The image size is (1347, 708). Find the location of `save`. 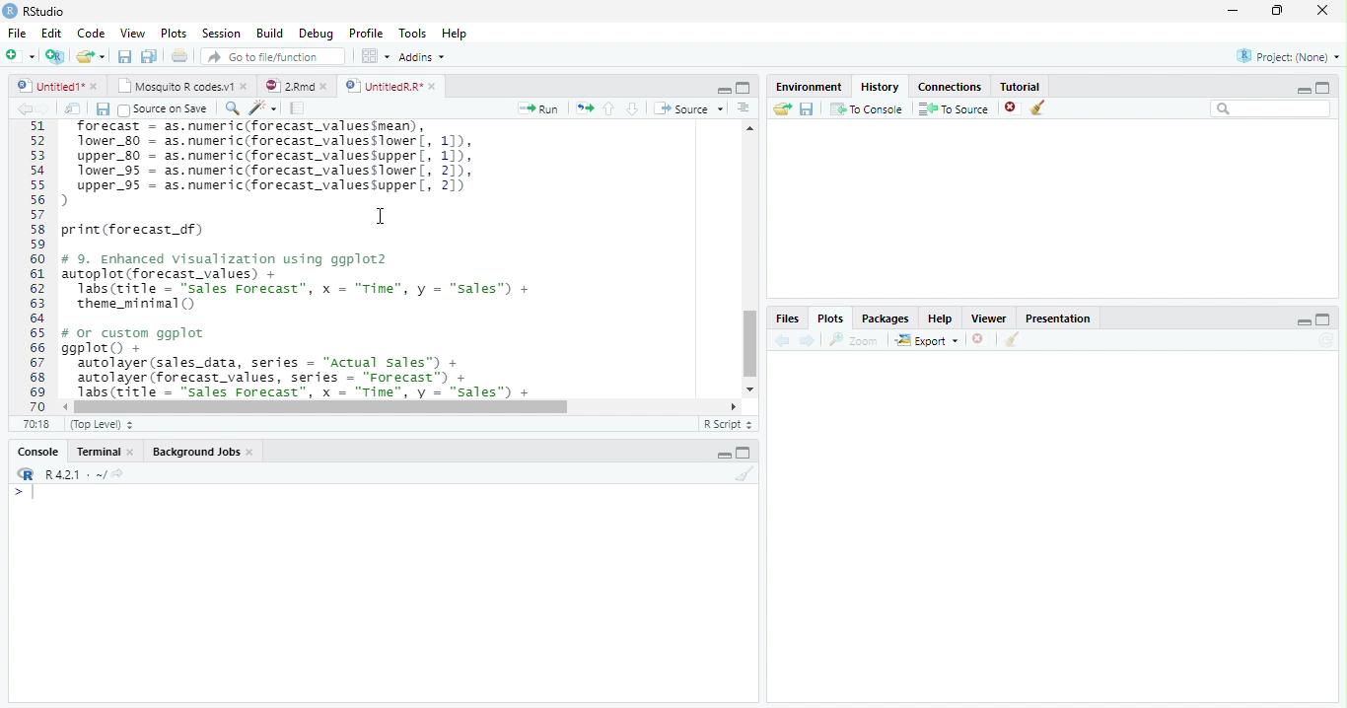

save is located at coordinates (807, 108).